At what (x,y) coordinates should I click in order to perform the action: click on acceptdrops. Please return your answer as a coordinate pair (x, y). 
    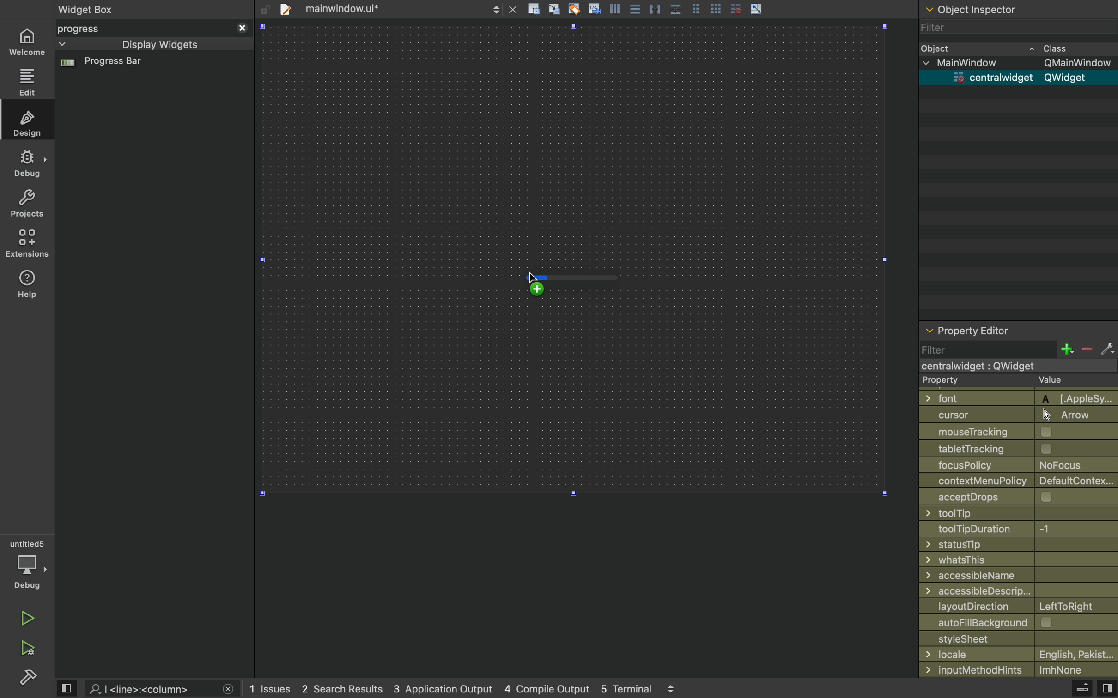
    Looking at the image, I should click on (1011, 496).